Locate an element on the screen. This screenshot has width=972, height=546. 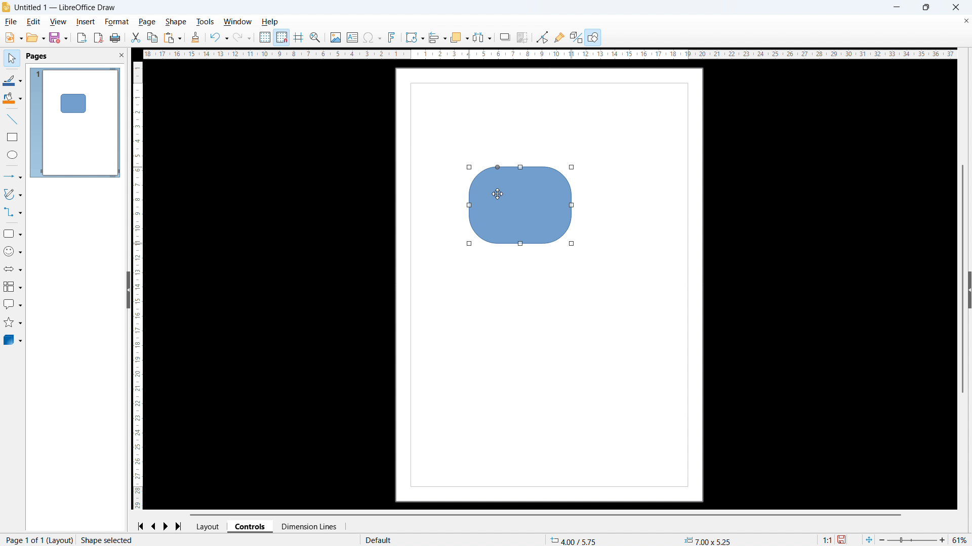
toggle extrusion is located at coordinates (576, 37).